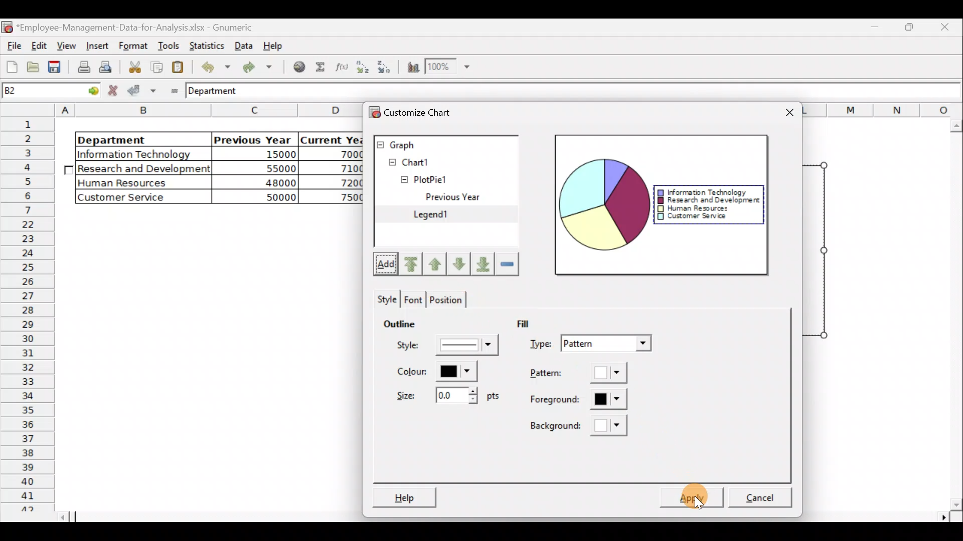  I want to click on Legend1, so click(444, 215).